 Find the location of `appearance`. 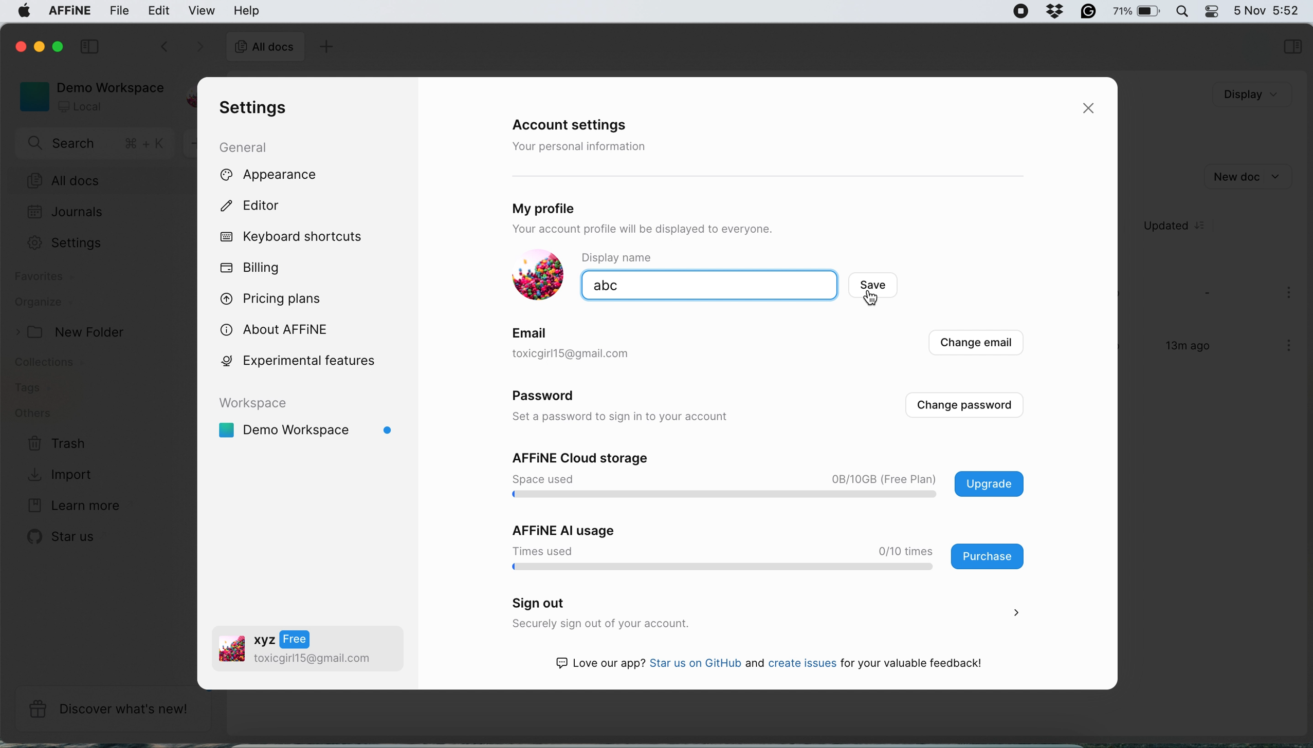

appearance is located at coordinates (286, 176).